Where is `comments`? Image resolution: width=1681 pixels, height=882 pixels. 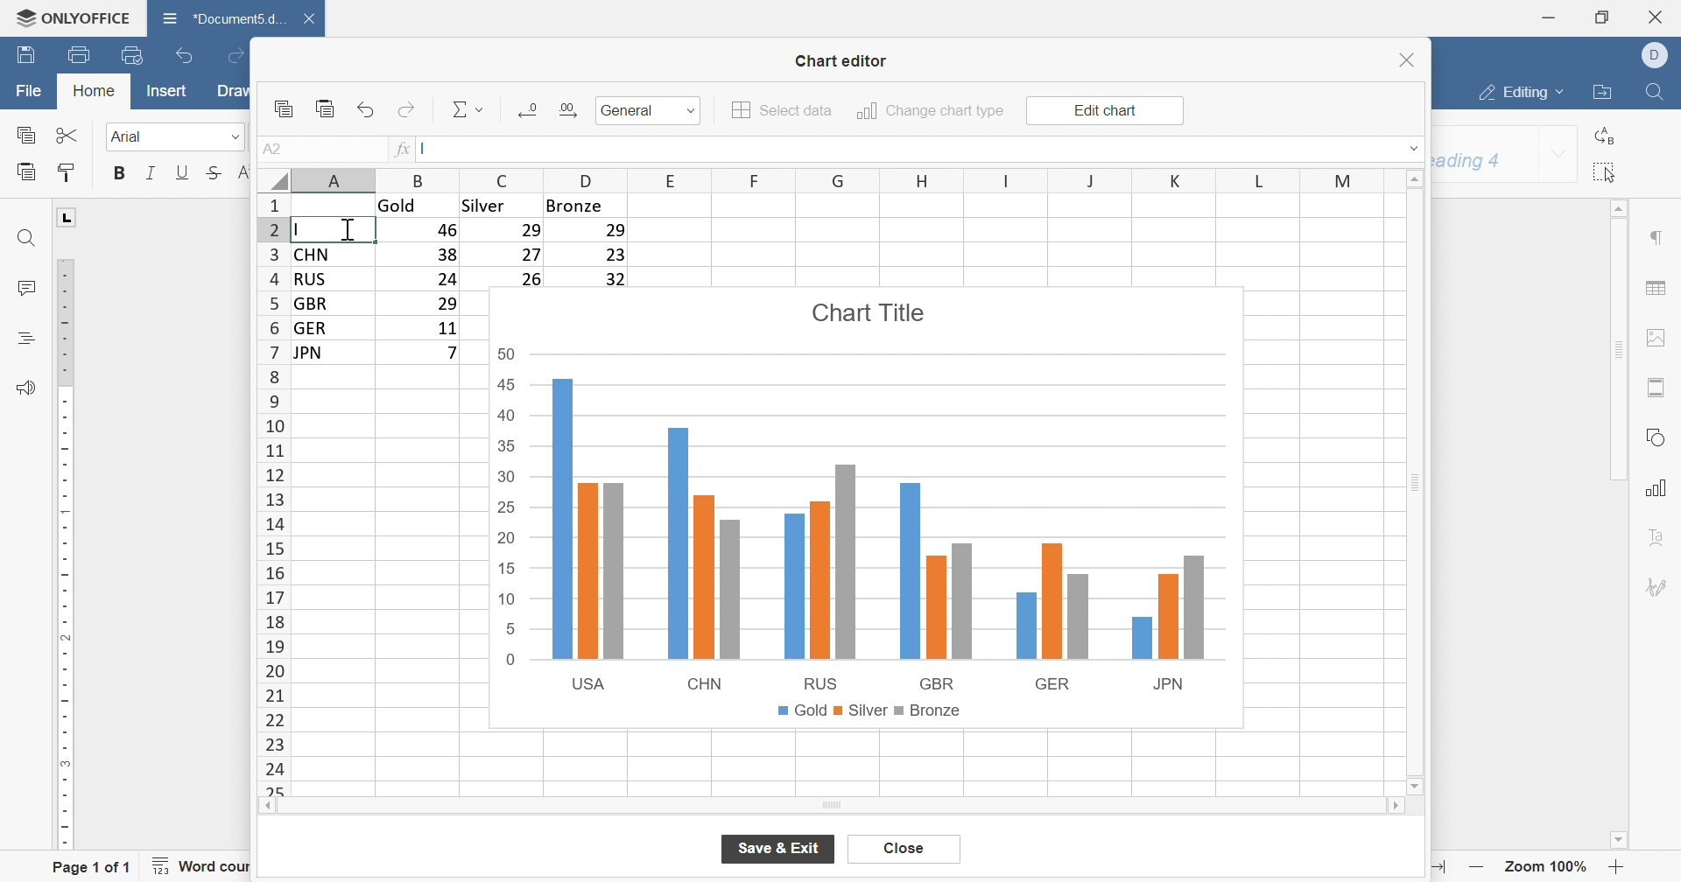 comments is located at coordinates (26, 286).